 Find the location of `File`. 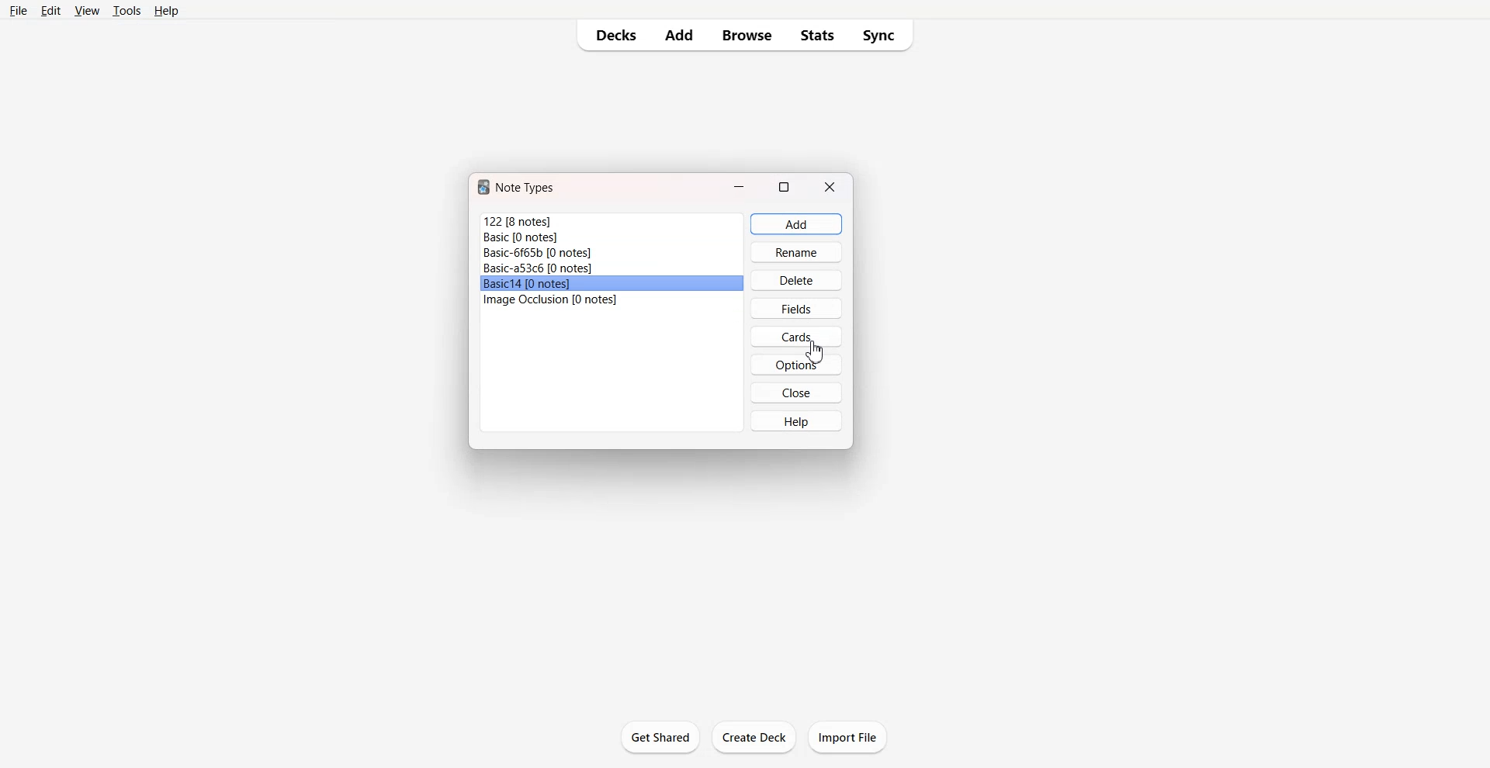

File is located at coordinates (612, 284).